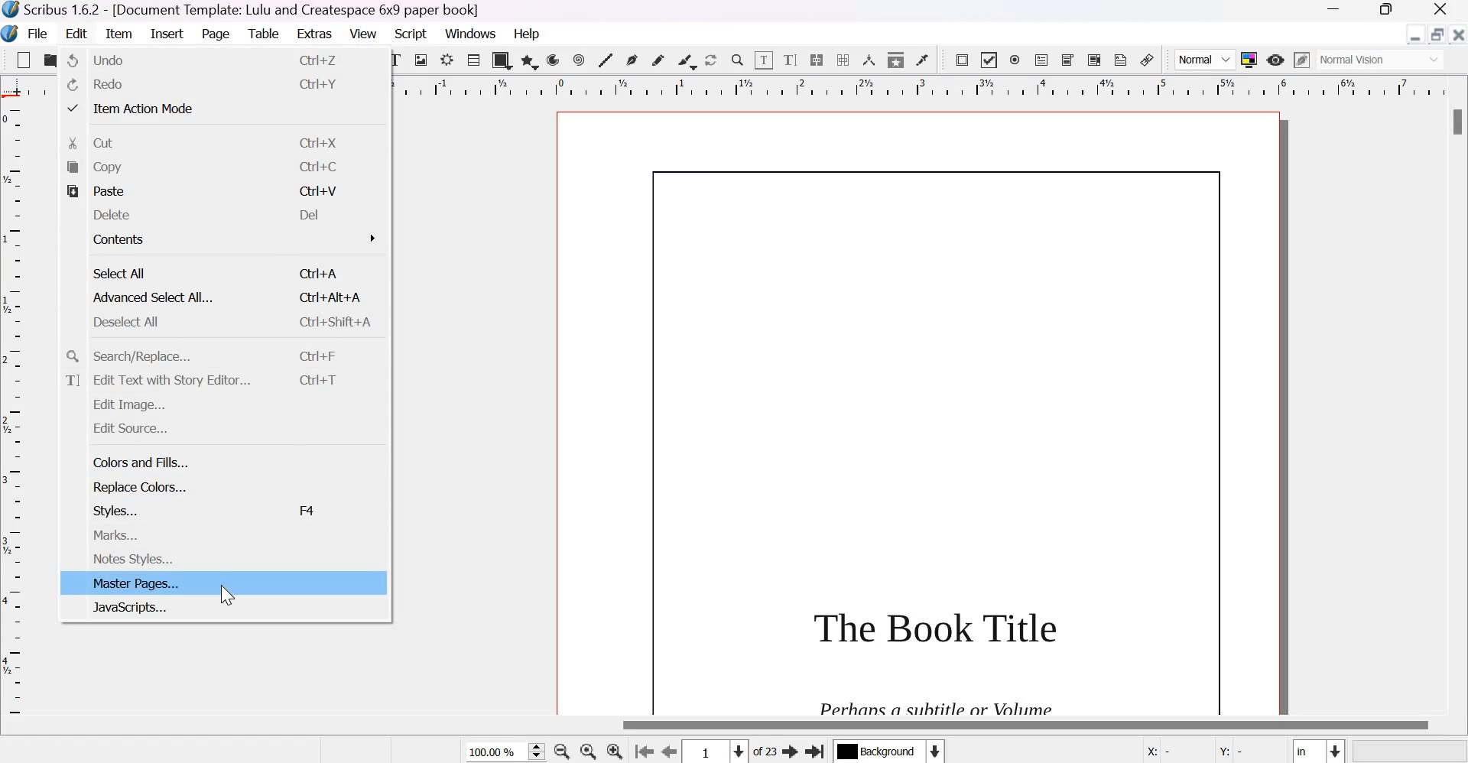  I want to click on Go to the previous page, so click(670, 751).